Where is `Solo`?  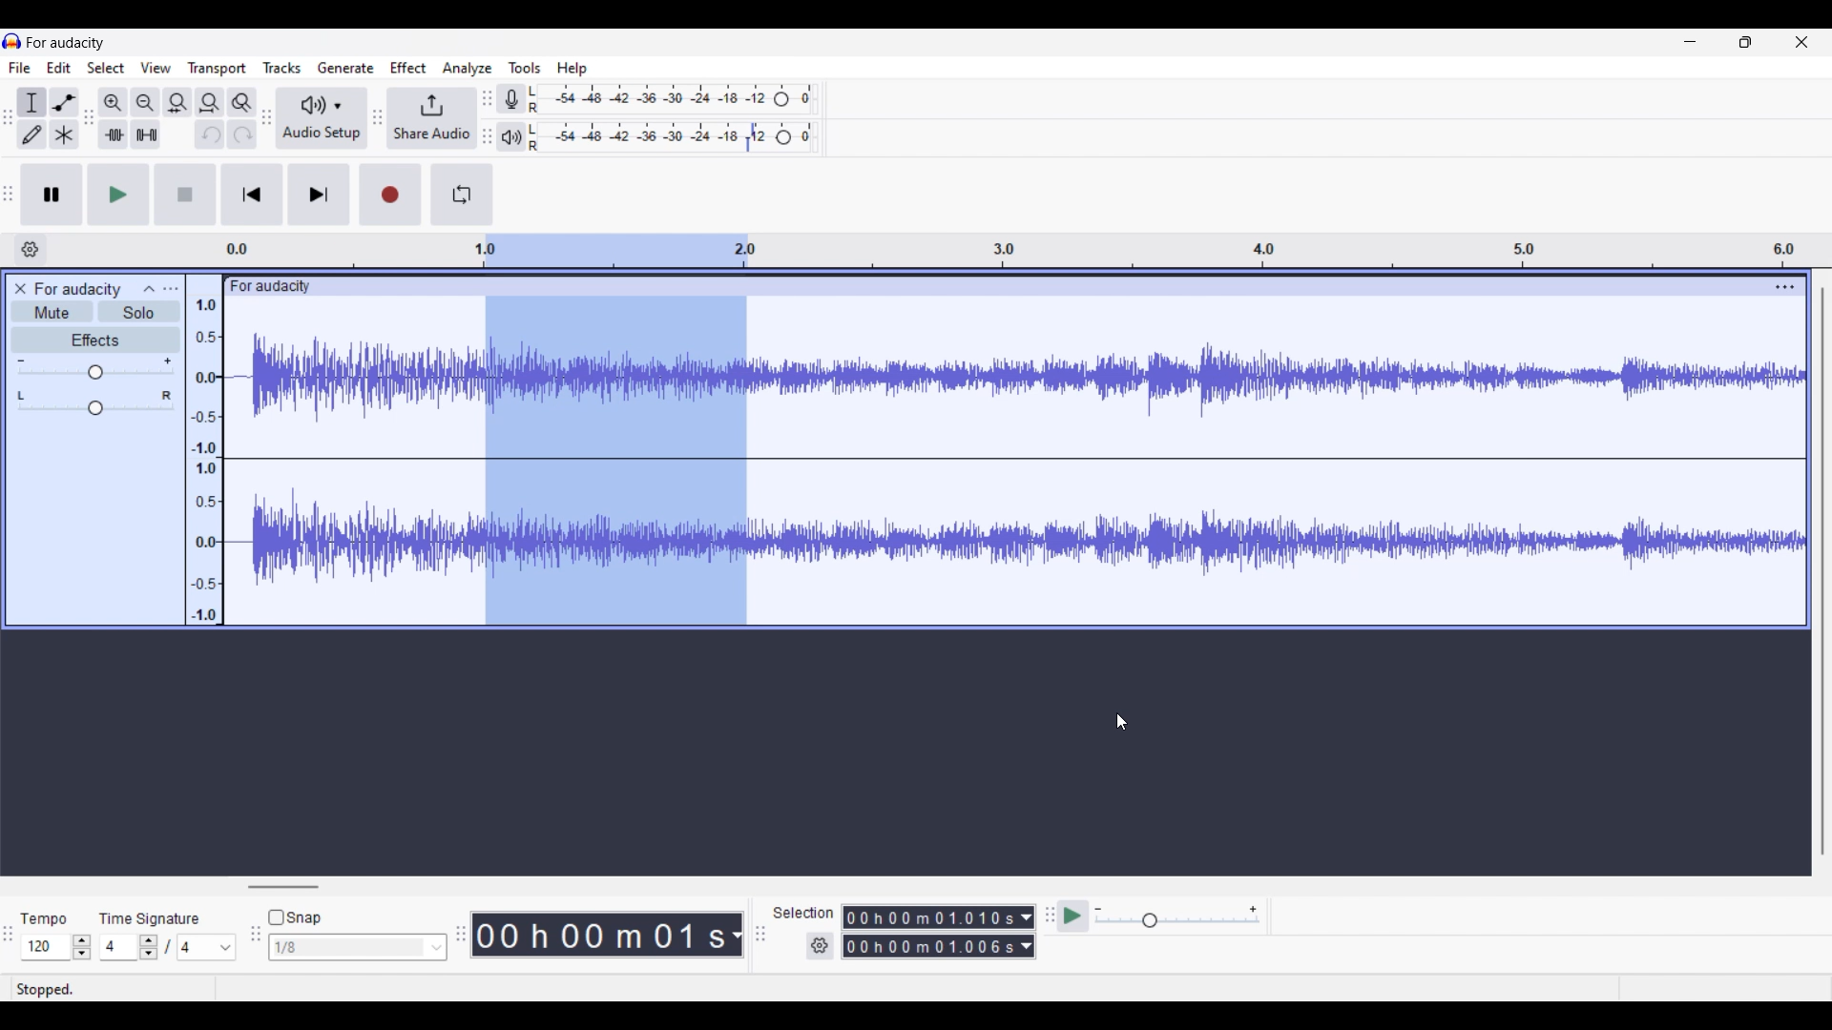
Solo is located at coordinates (140, 314).